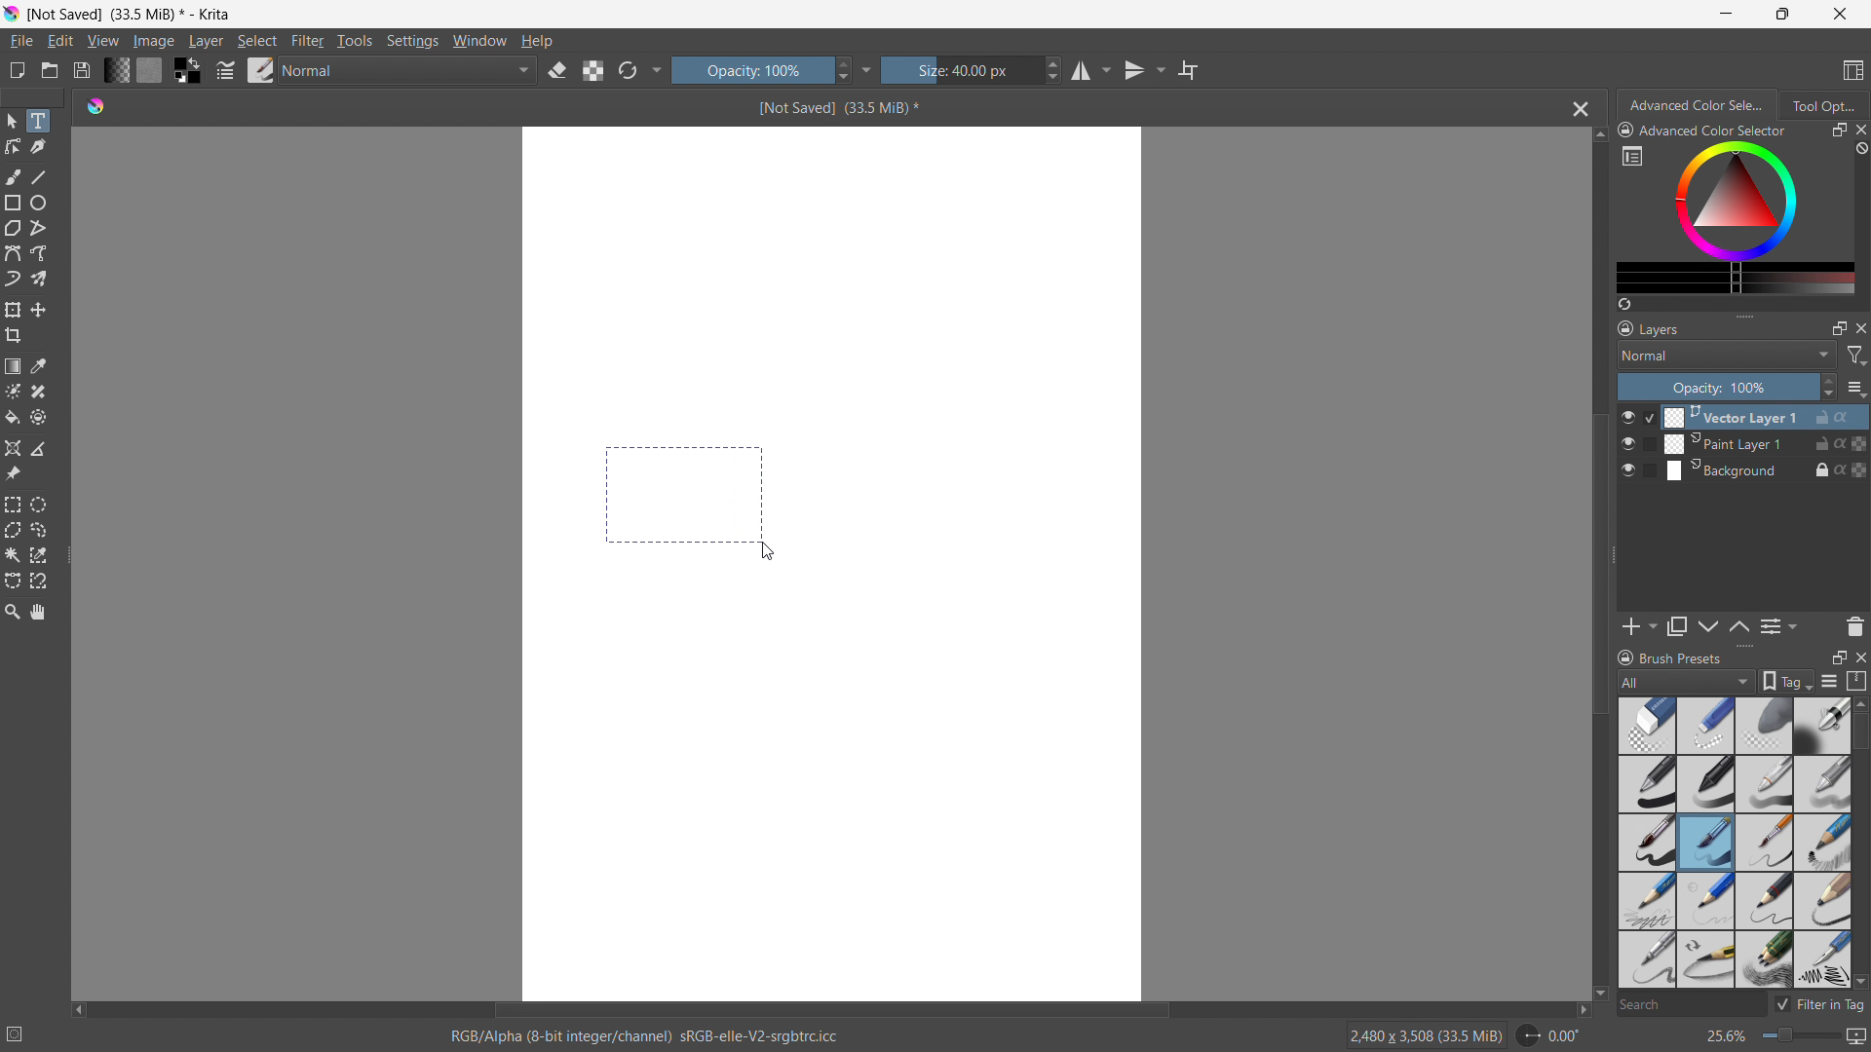 Image resolution: width=1871 pixels, height=1052 pixels. What do you see at coordinates (1624, 304) in the screenshot?
I see `create a list of colors from the picture` at bounding box center [1624, 304].